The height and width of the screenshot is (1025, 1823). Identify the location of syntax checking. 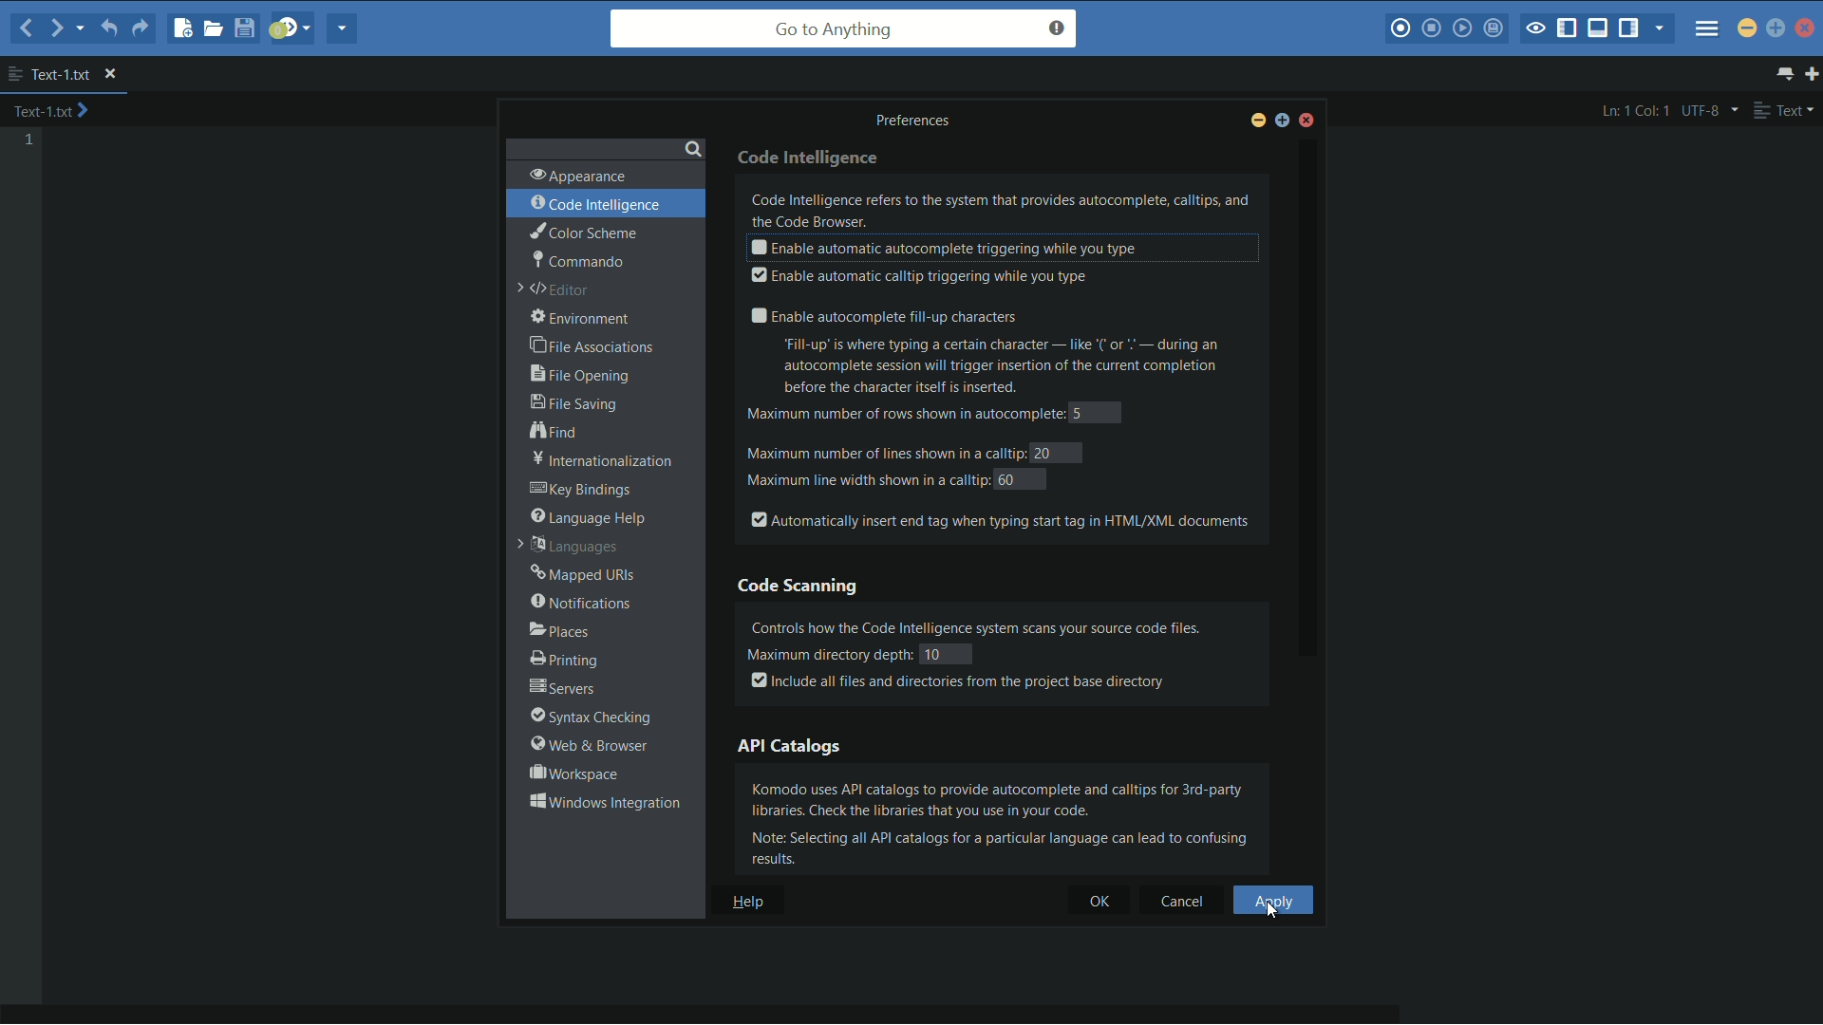
(589, 717).